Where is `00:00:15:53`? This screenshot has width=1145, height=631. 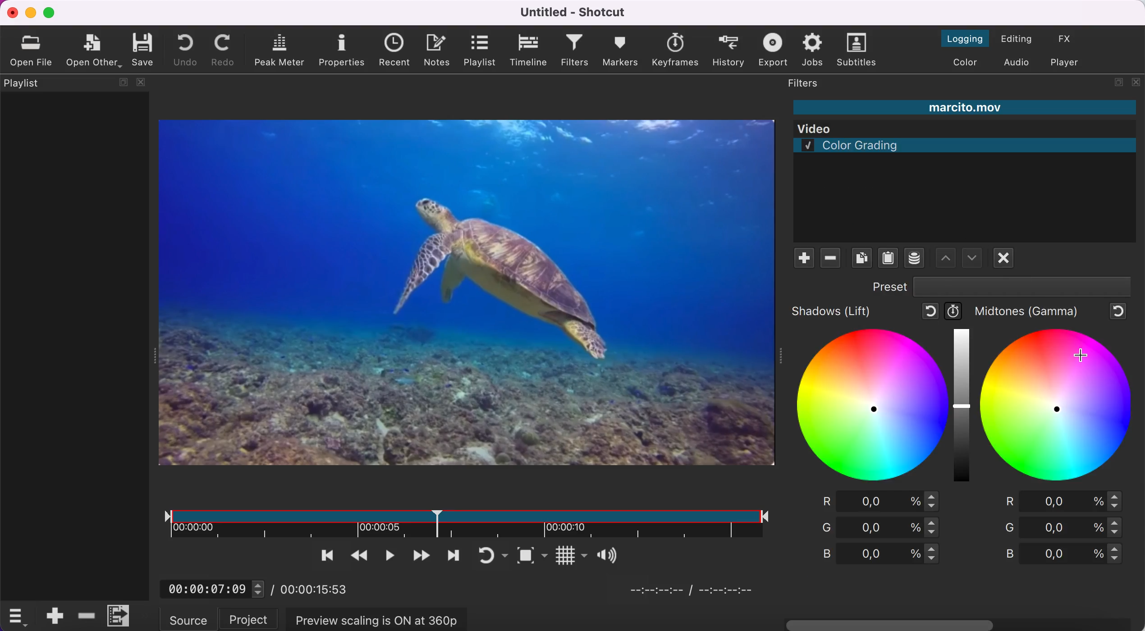
00:00:15:53 is located at coordinates (319, 588).